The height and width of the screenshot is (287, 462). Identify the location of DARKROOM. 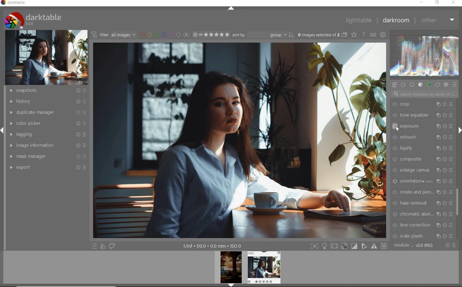
(397, 20).